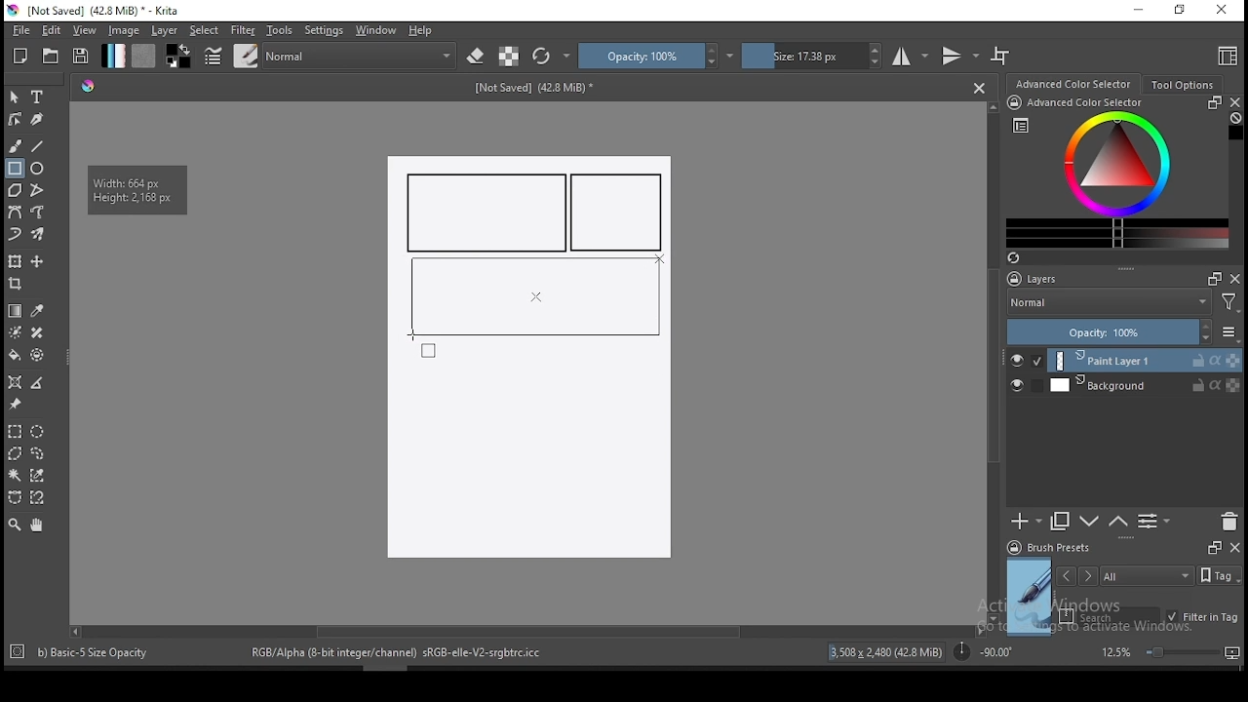  What do you see at coordinates (97, 11) in the screenshot?
I see `icon and file name` at bounding box center [97, 11].